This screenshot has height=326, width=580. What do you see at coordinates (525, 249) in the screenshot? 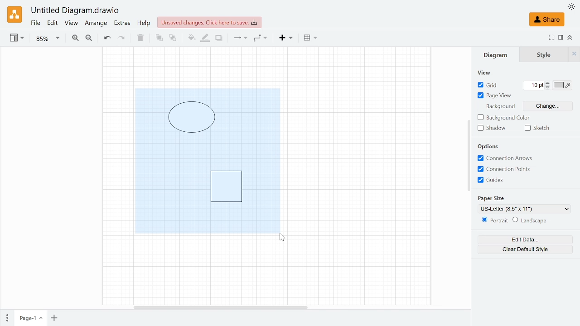
I see `Clear default style` at bounding box center [525, 249].